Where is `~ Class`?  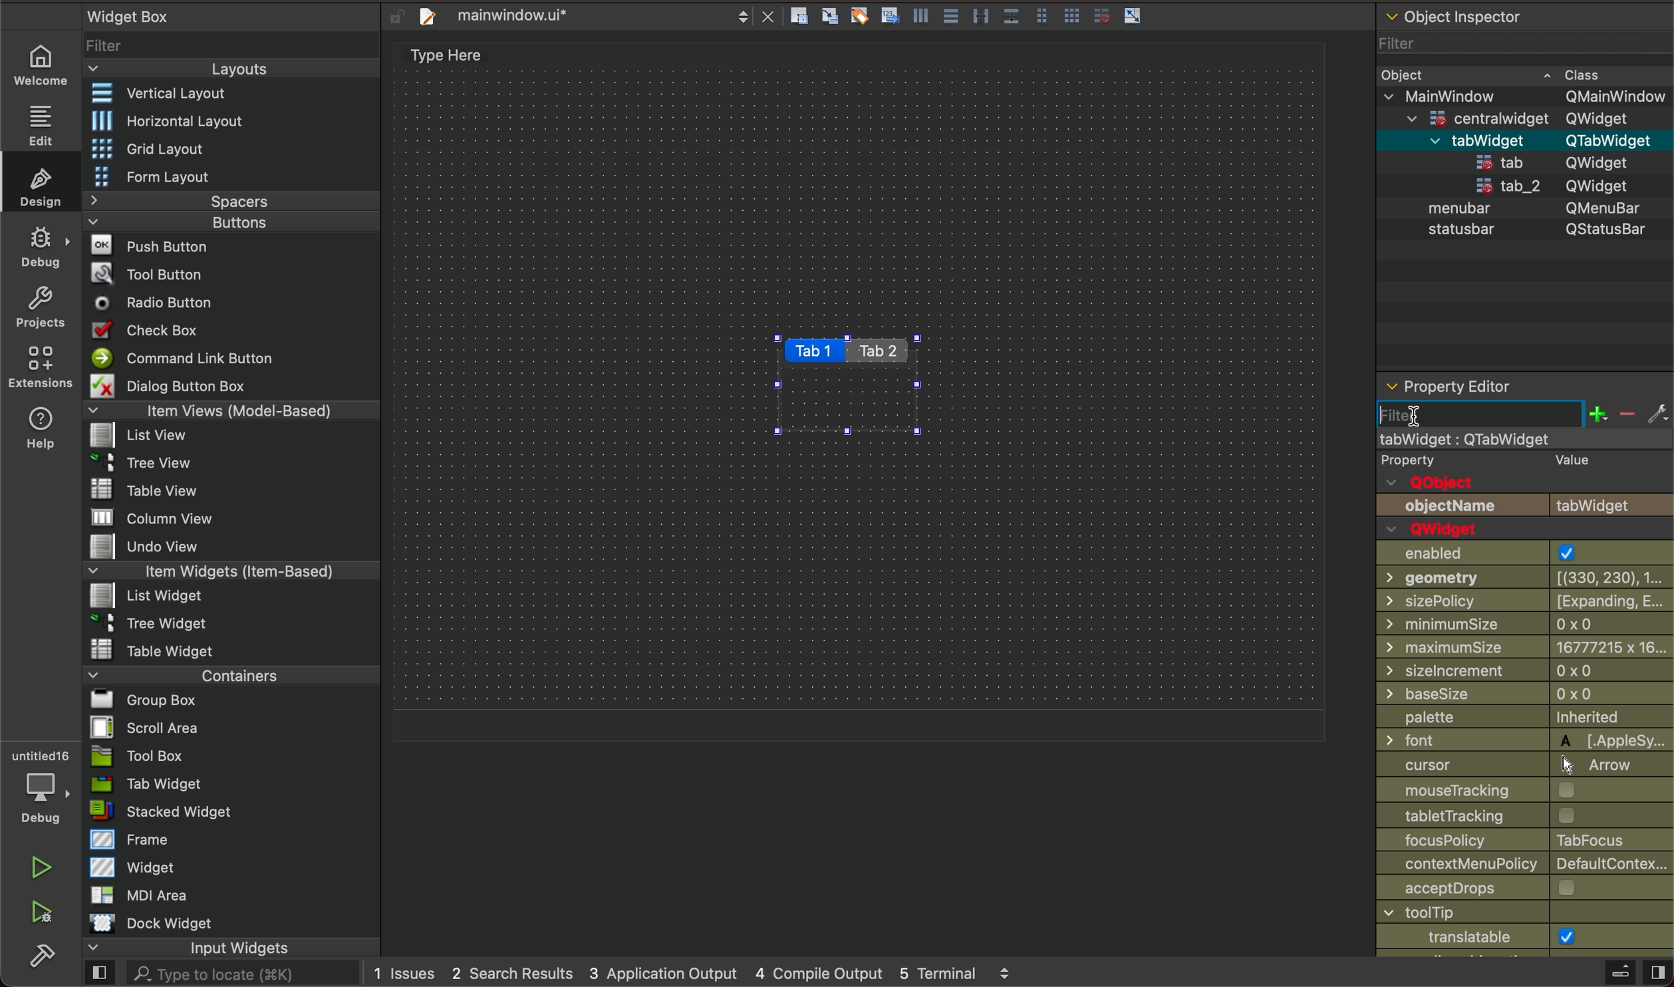
~ Class is located at coordinates (1576, 70).